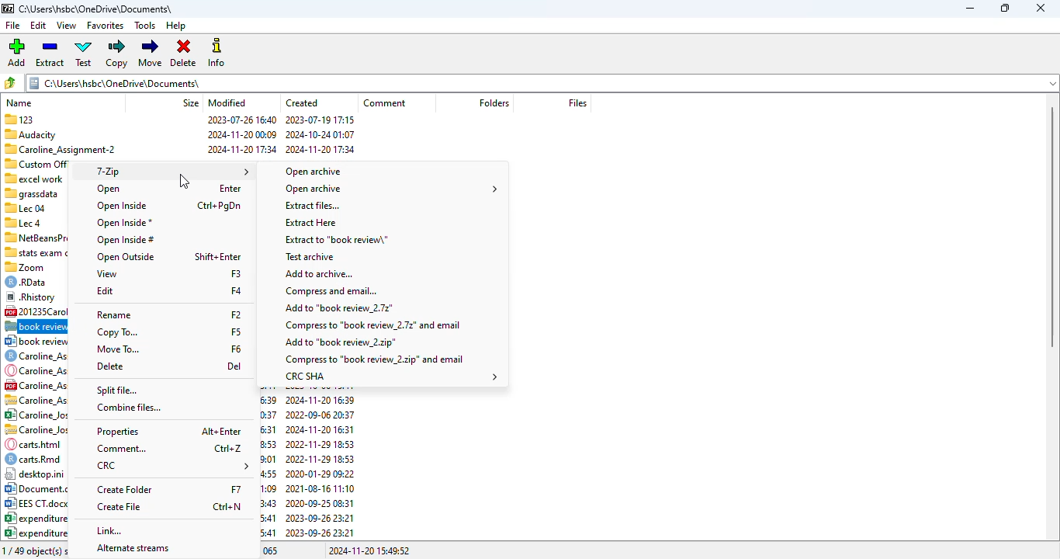 This screenshot has height=559, width=1060. I want to click on files, so click(577, 103).